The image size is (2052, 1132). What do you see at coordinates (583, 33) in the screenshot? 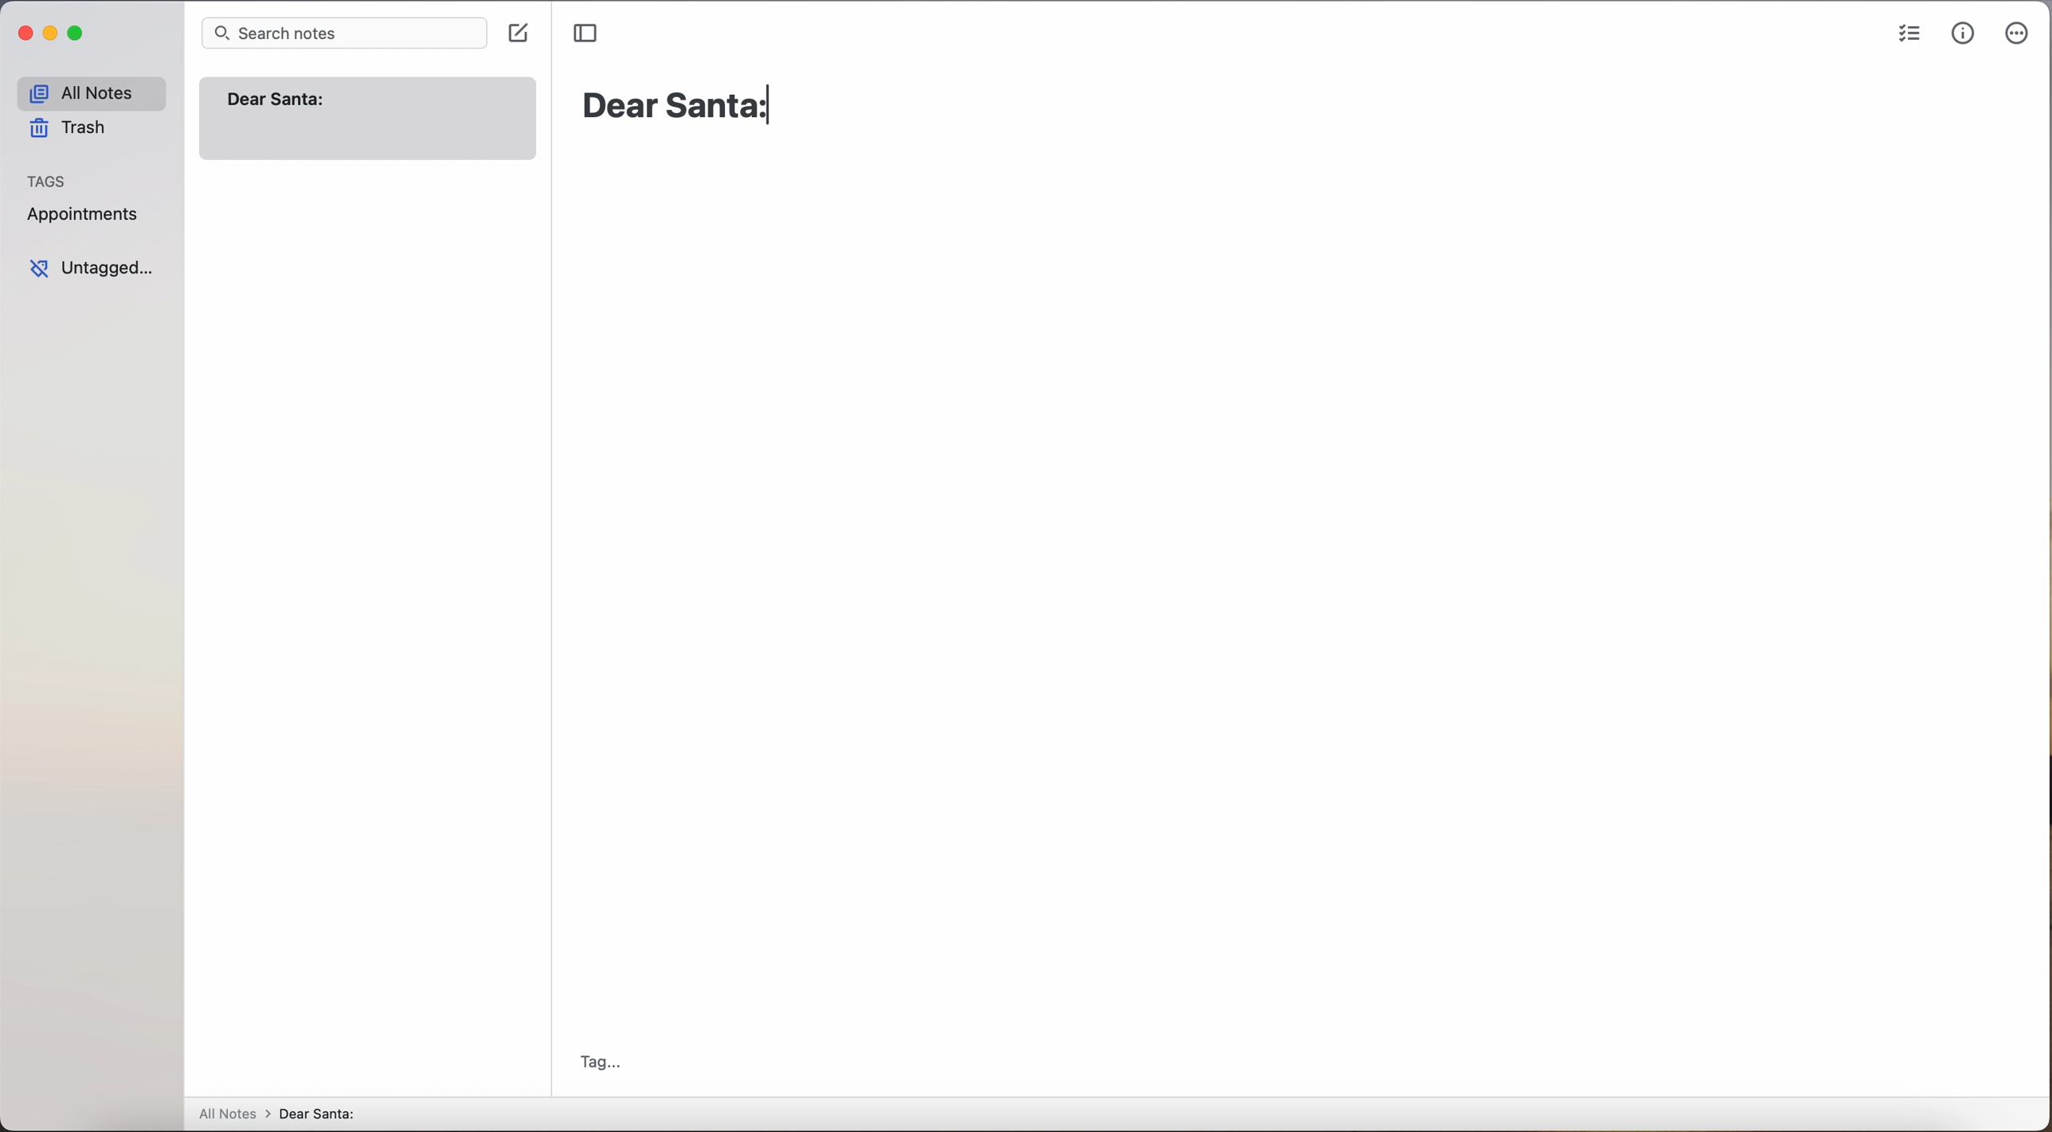
I see `toggle sidebar` at bounding box center [583, 33].